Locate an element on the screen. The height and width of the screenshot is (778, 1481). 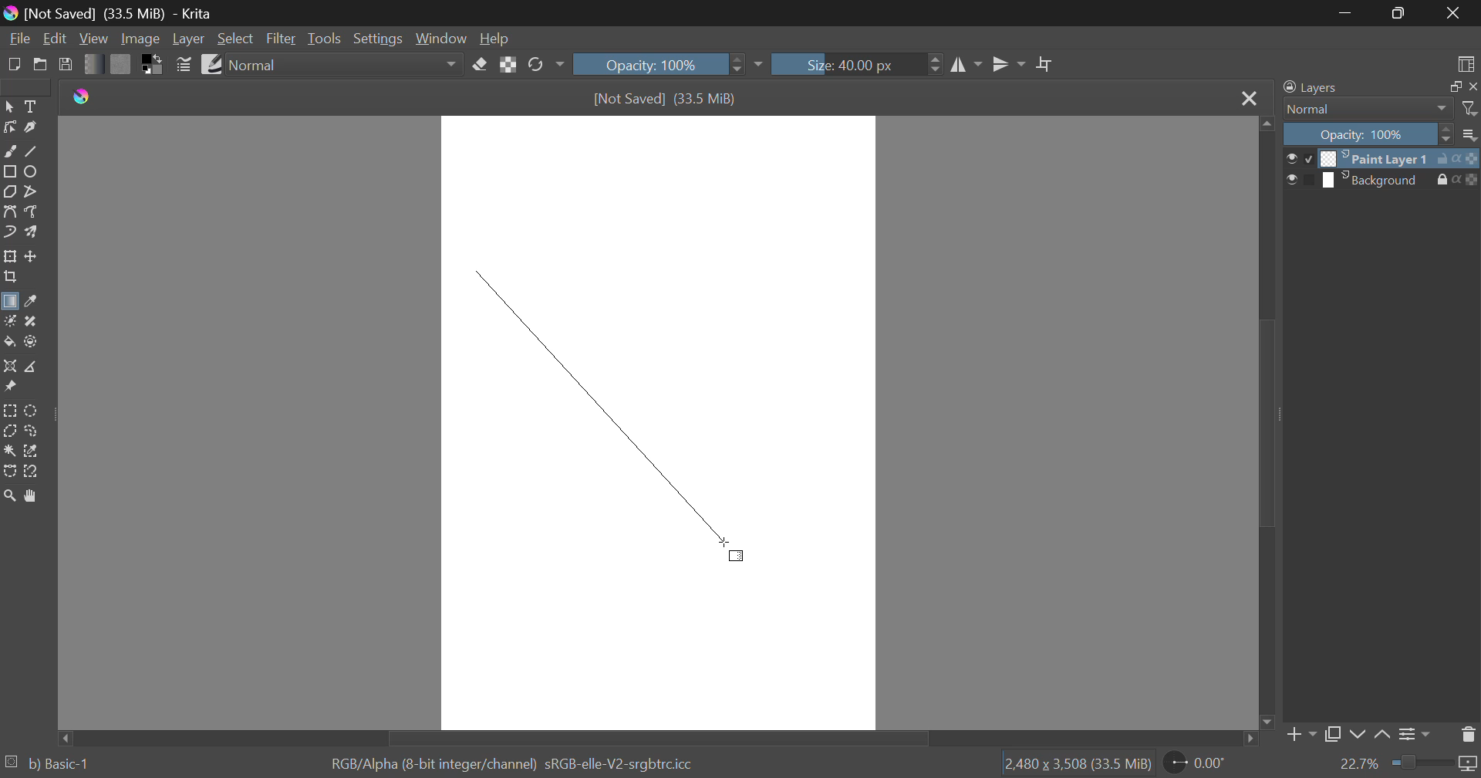
Assistant Tool is located at coordinates (10, 367).